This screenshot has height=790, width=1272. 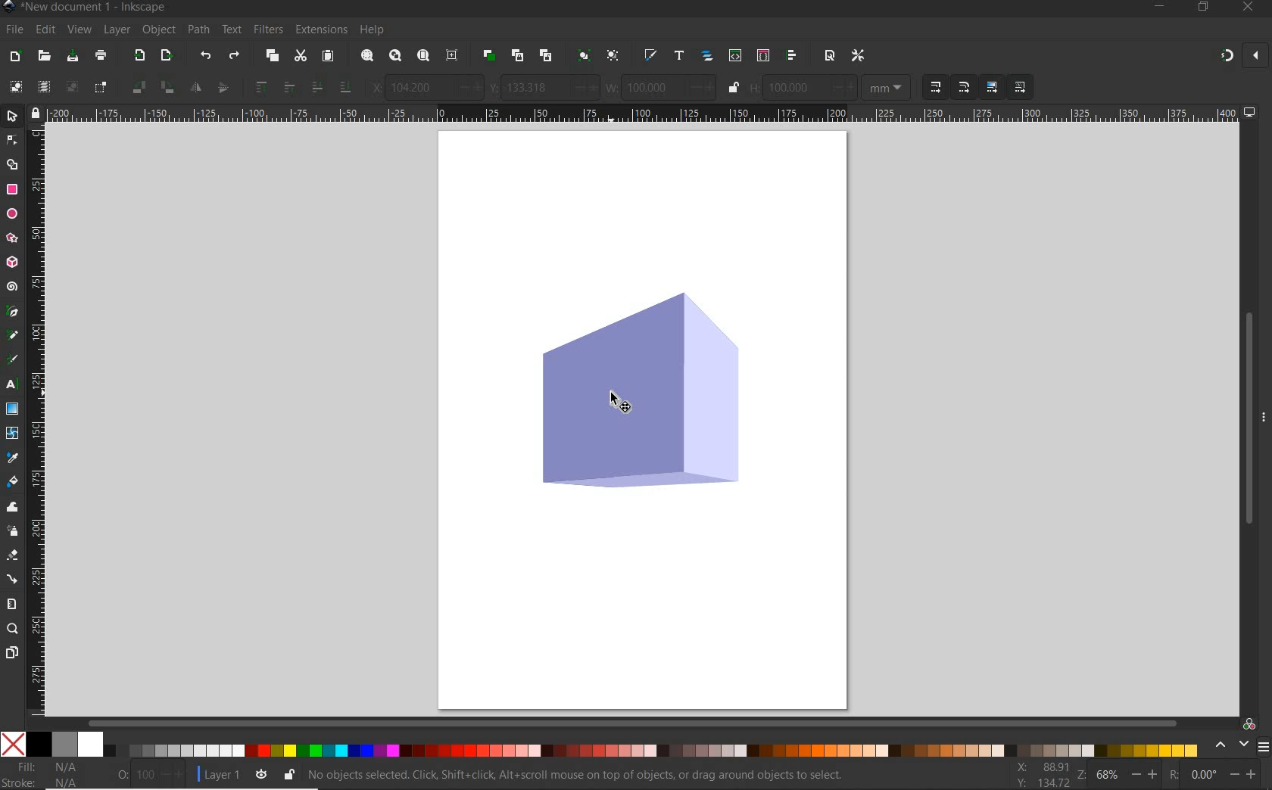 I want to click on ZOOM TOOL, so click(x=14, y=629).